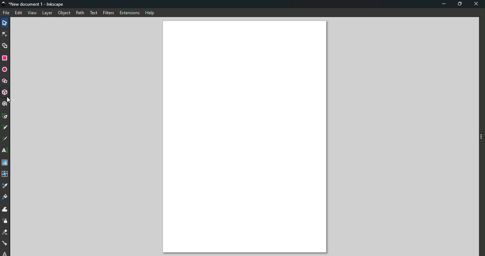 Image resolution: width=485 pixels, height=256 pixels. What do you see at coordinates (244, 137) in the screenshot?
I see `Canvas` at bounding box center [244, 137].